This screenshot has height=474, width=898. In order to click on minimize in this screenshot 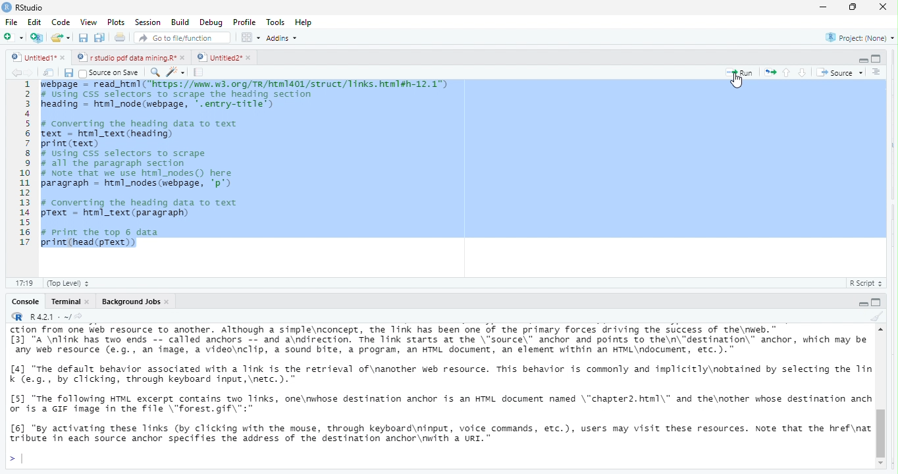, I will do `click(851, 9)`.